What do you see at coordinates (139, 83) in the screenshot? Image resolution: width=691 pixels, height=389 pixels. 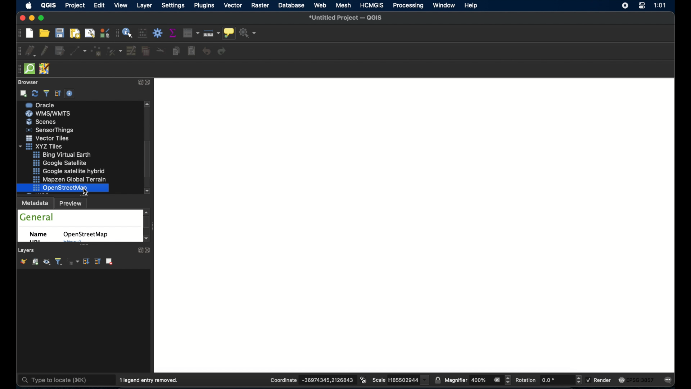 I see `expand` at bounding box center [139, 83].